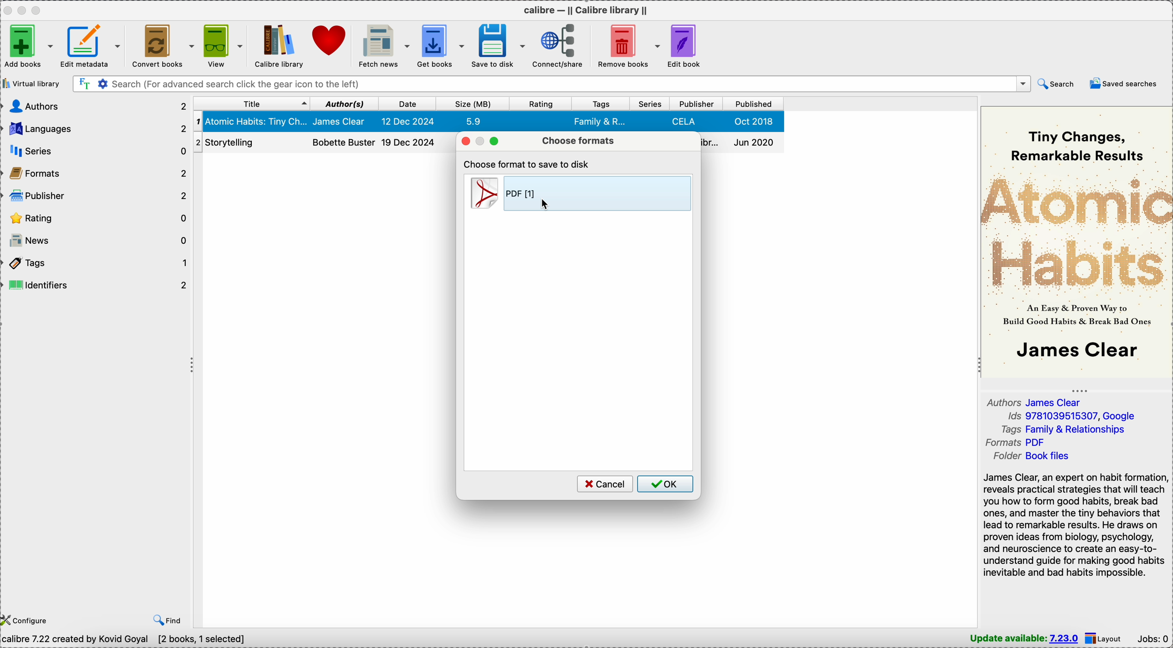 The height and width of the screenshot is (648, 1173). Describe the element at coordinates (1055, 84) in the screenshot. I see `search` at that location.